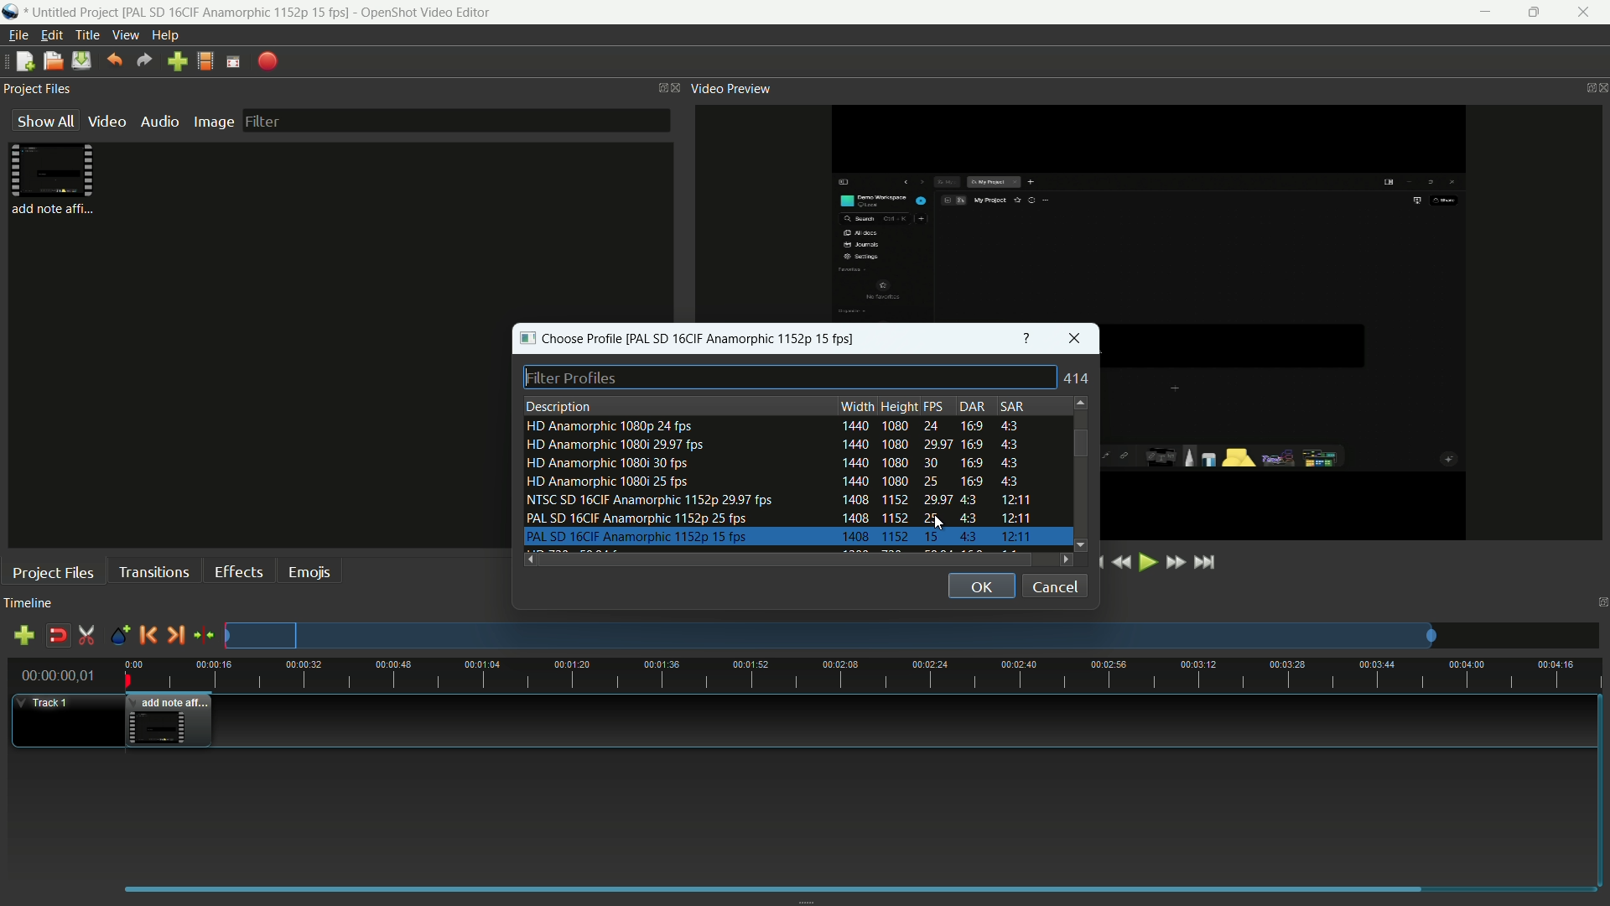 The width and height of the screenshot is (1610, 906). What do you see at coordinates (148, 635) in the screenshot?
I see `previous marker` at bounding box center [148, 635].